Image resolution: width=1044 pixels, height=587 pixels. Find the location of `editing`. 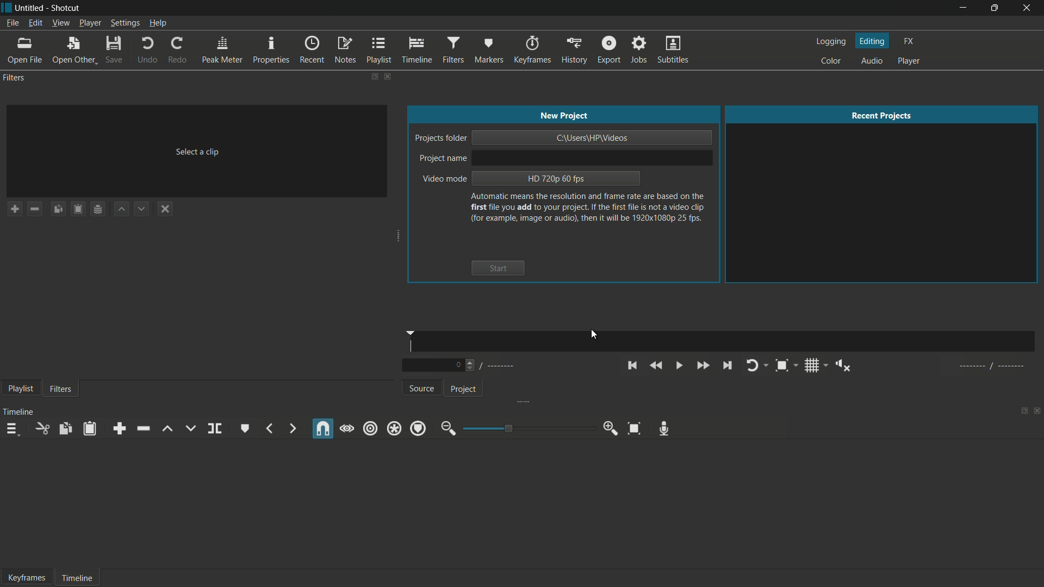

editing is located at coordinates (873, 41).